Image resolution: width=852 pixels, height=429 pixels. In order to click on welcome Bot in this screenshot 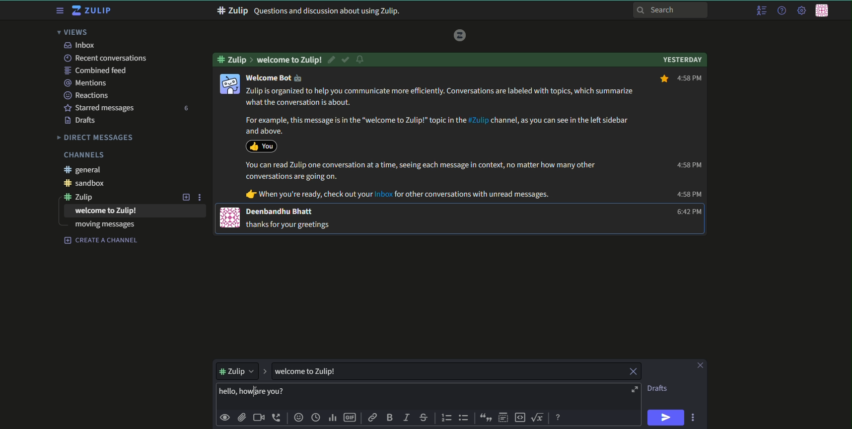, I will do `click(274, 78)`.